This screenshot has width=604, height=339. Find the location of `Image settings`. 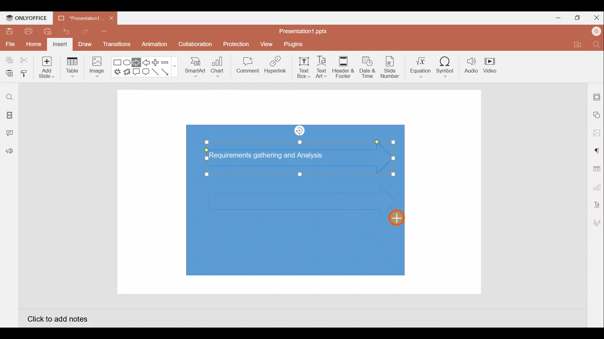

Image settings is located at coordinates (597, 133).